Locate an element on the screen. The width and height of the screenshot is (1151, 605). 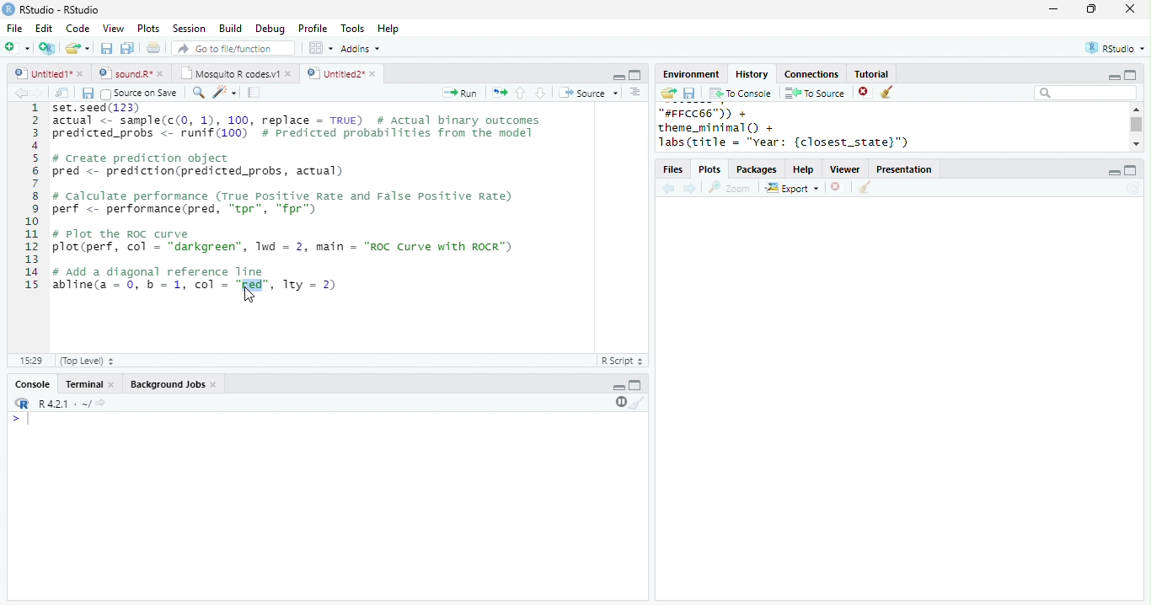
close is located at coordinates (216, 385).